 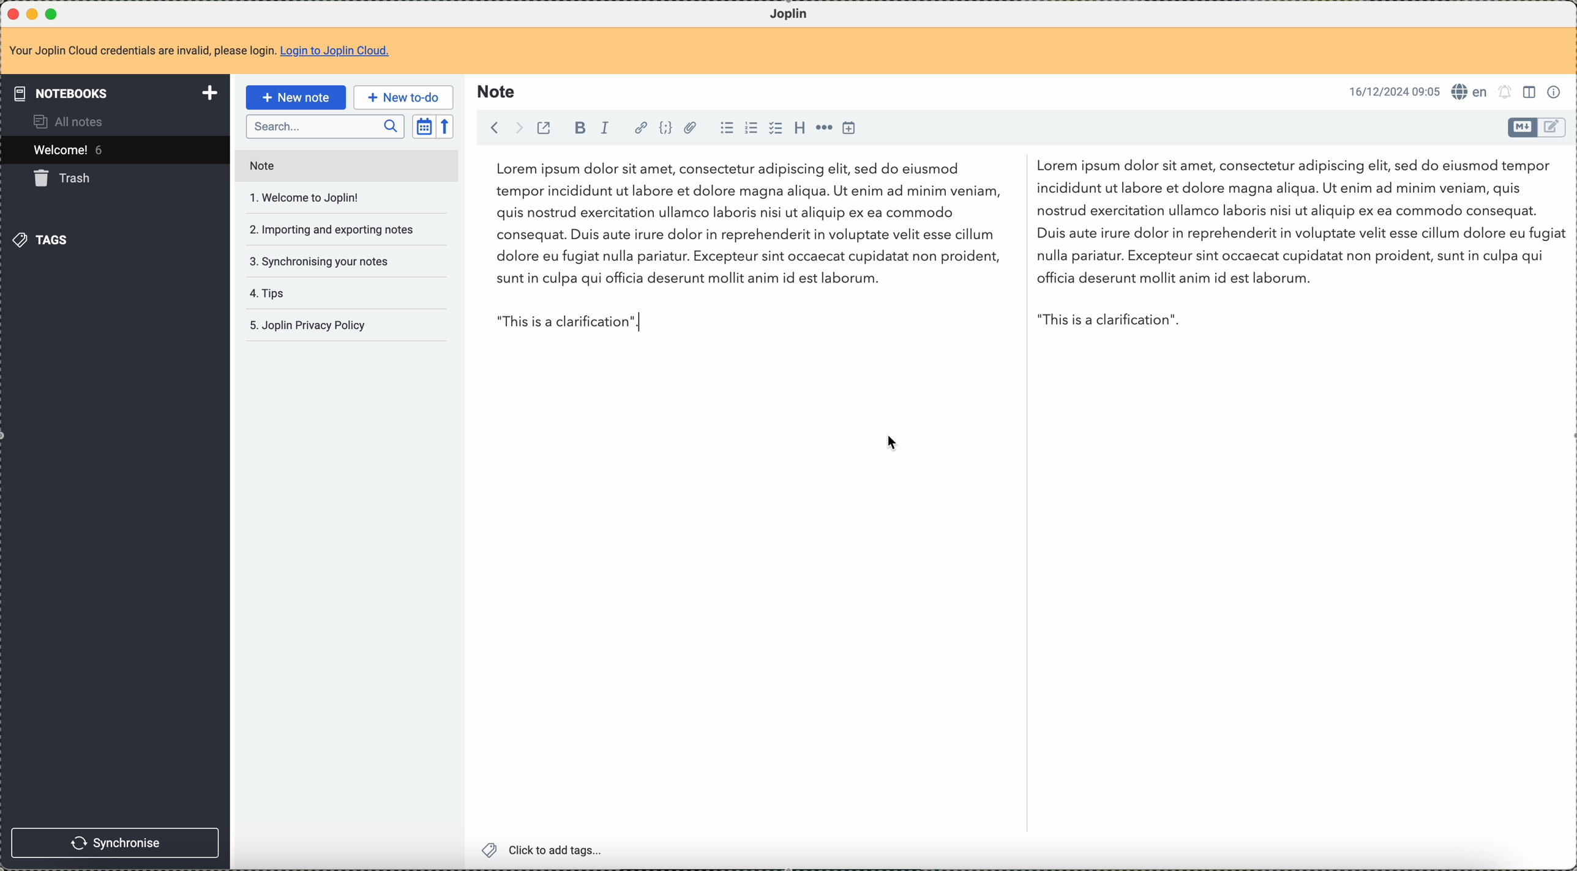 I want to click on click to add tags, so click(x=542, y=851).